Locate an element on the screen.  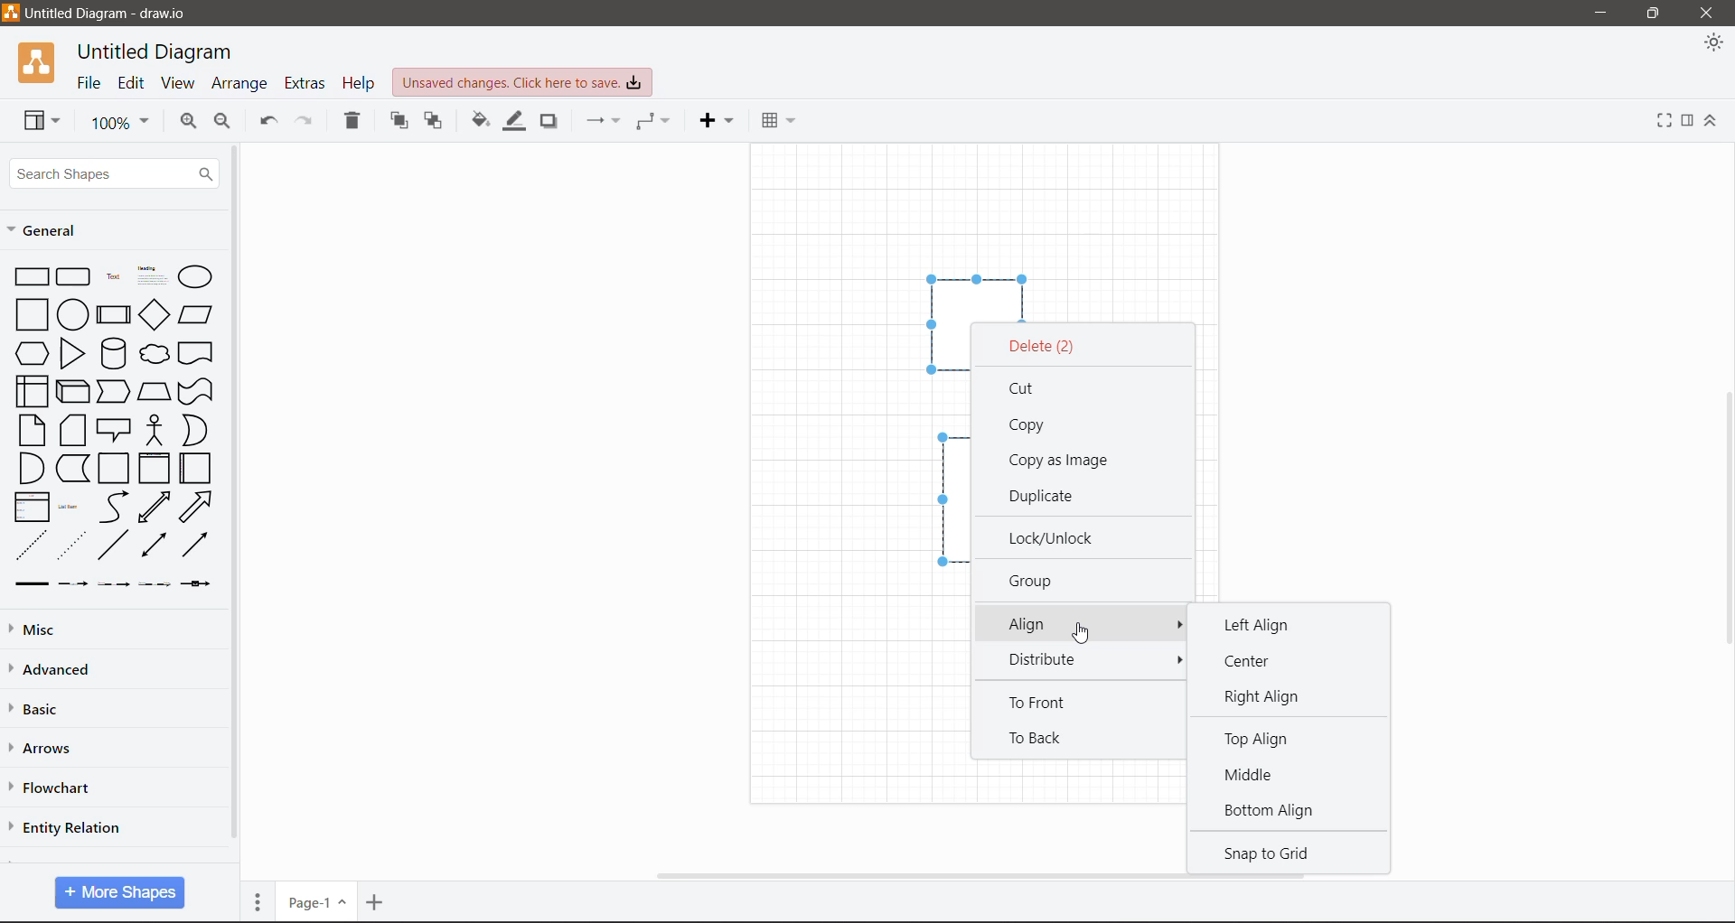
Shadow is located at coordinates (548, 124).